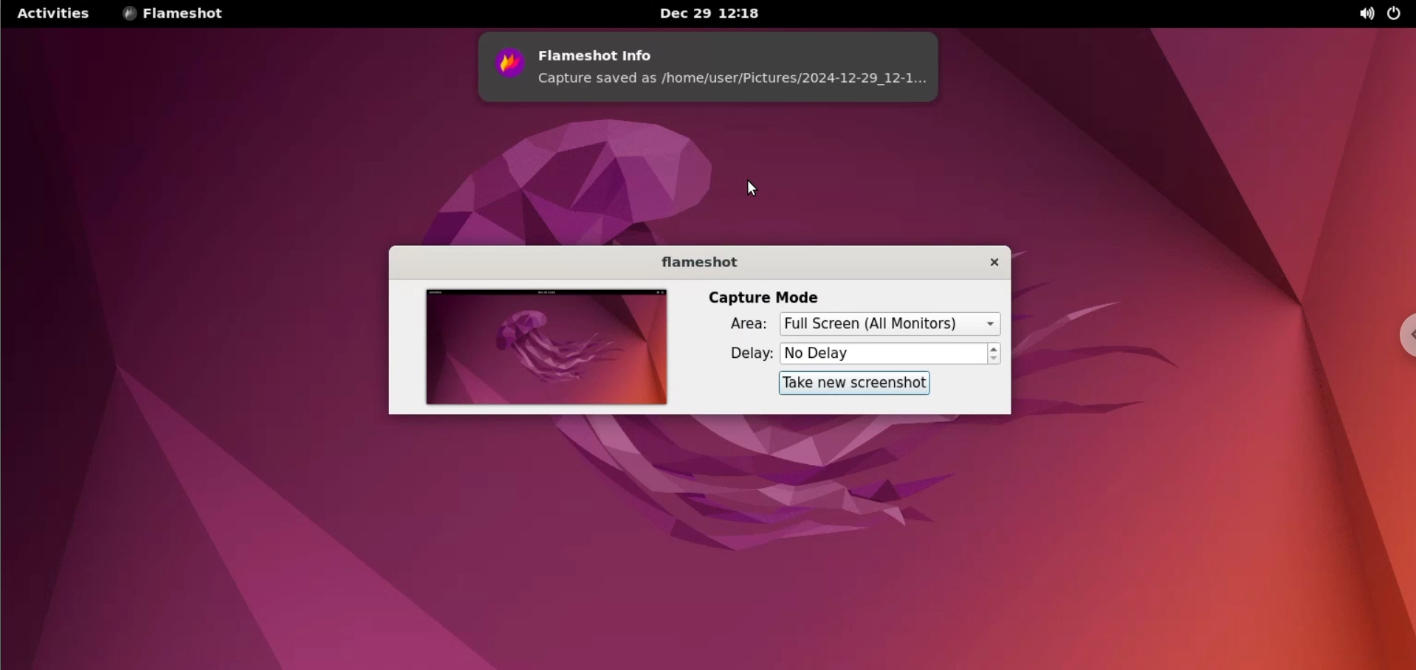 This screenshot has height=670, width=1416. What do you see at coordinates (989, 263) in the screenshot?
I see `close` at bounding box center [989, 263].